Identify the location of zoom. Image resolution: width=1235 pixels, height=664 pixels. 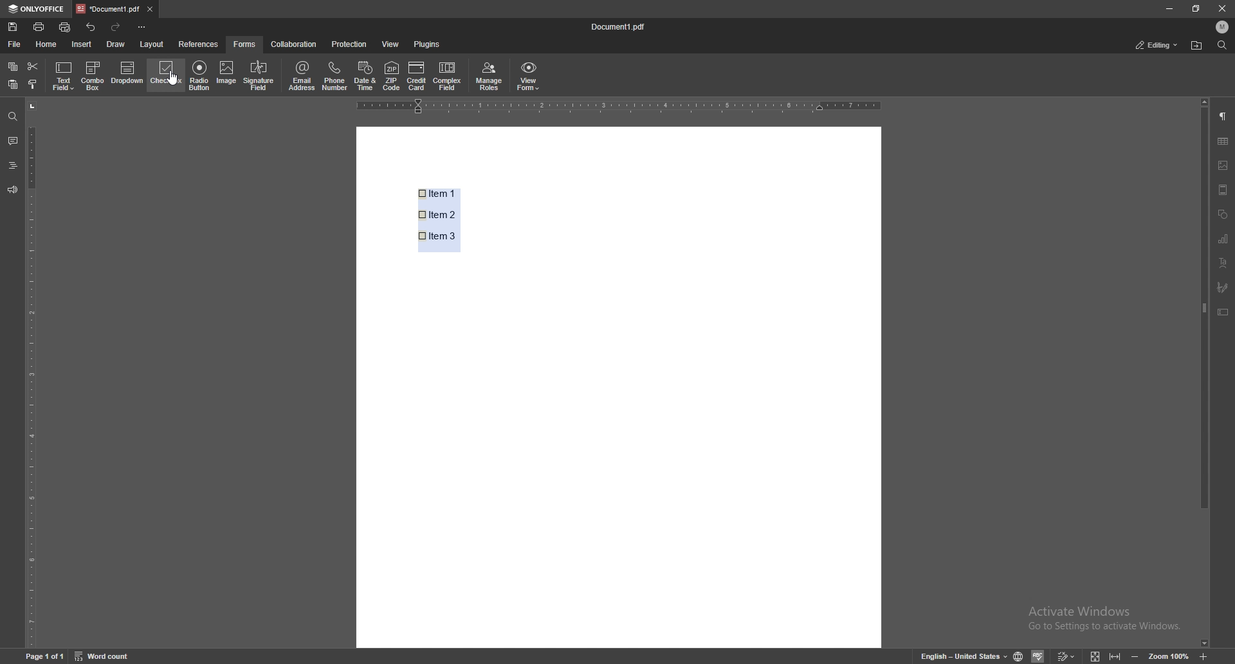
(1168, 655).